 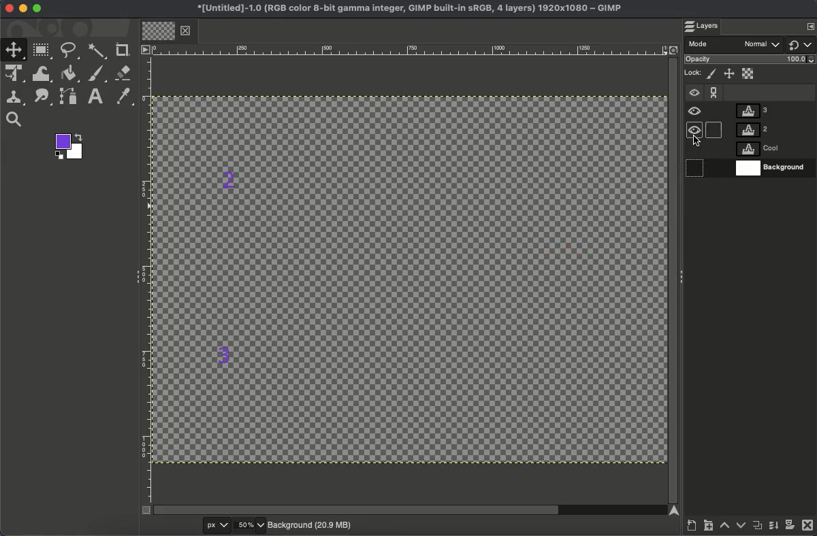 I want to click on Switch, so click(x=801, y=44).